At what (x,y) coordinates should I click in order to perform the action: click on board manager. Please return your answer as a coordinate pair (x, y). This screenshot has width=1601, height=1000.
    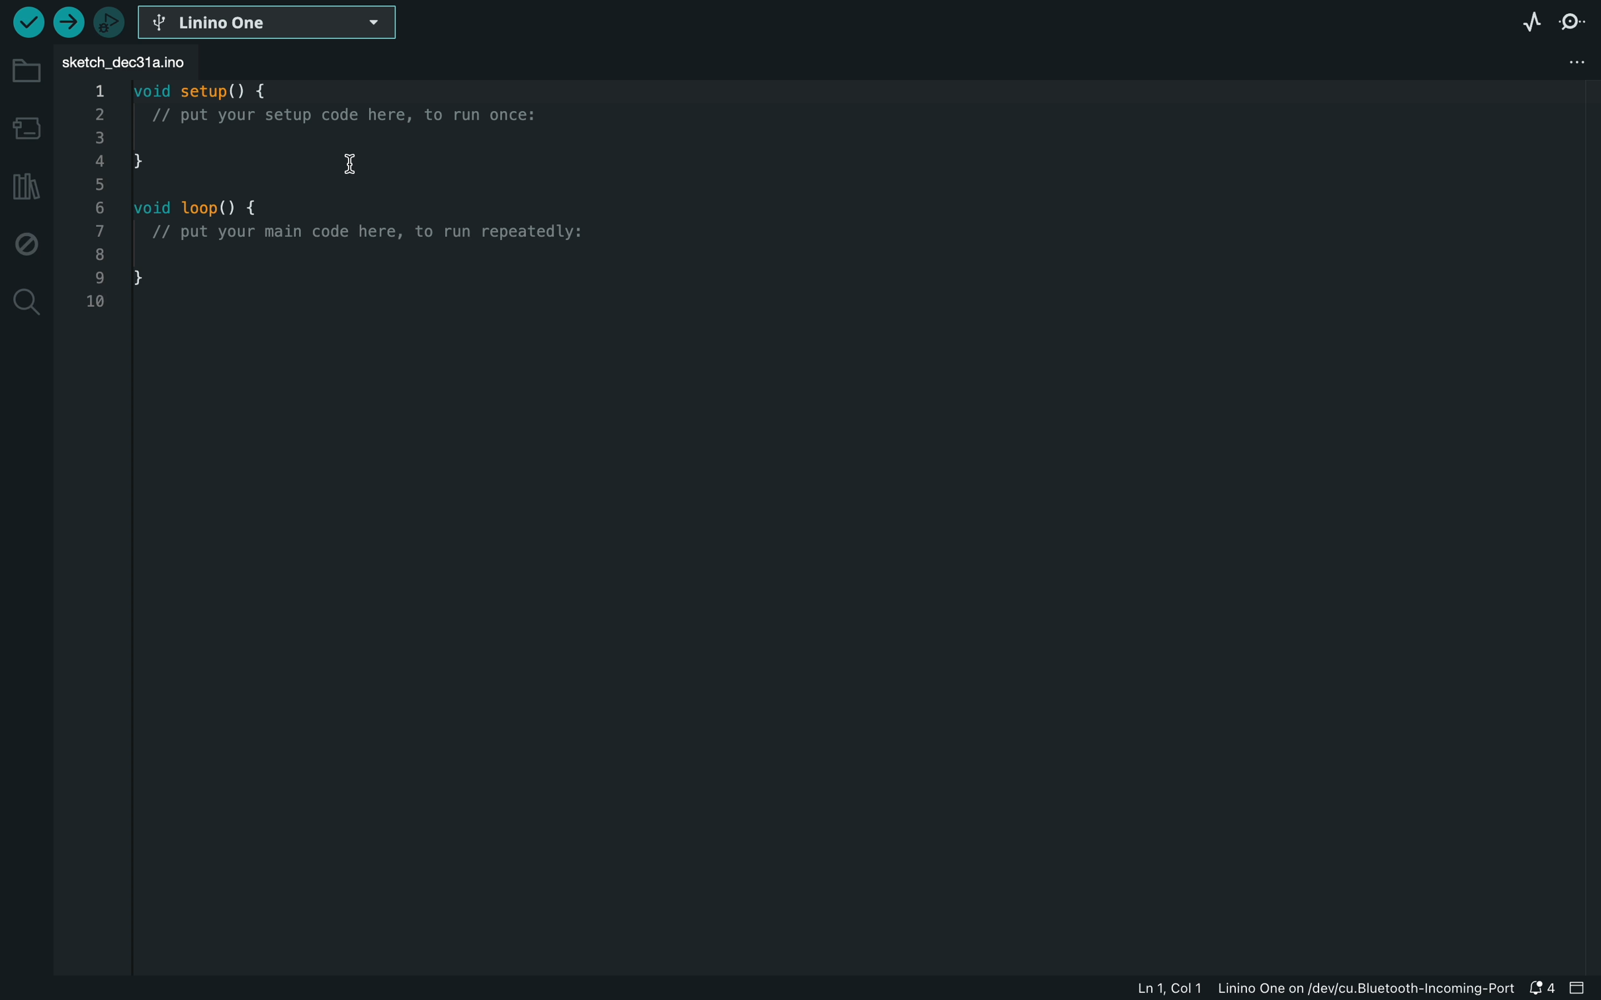
    Looking at the image, I should click on (25, 128).